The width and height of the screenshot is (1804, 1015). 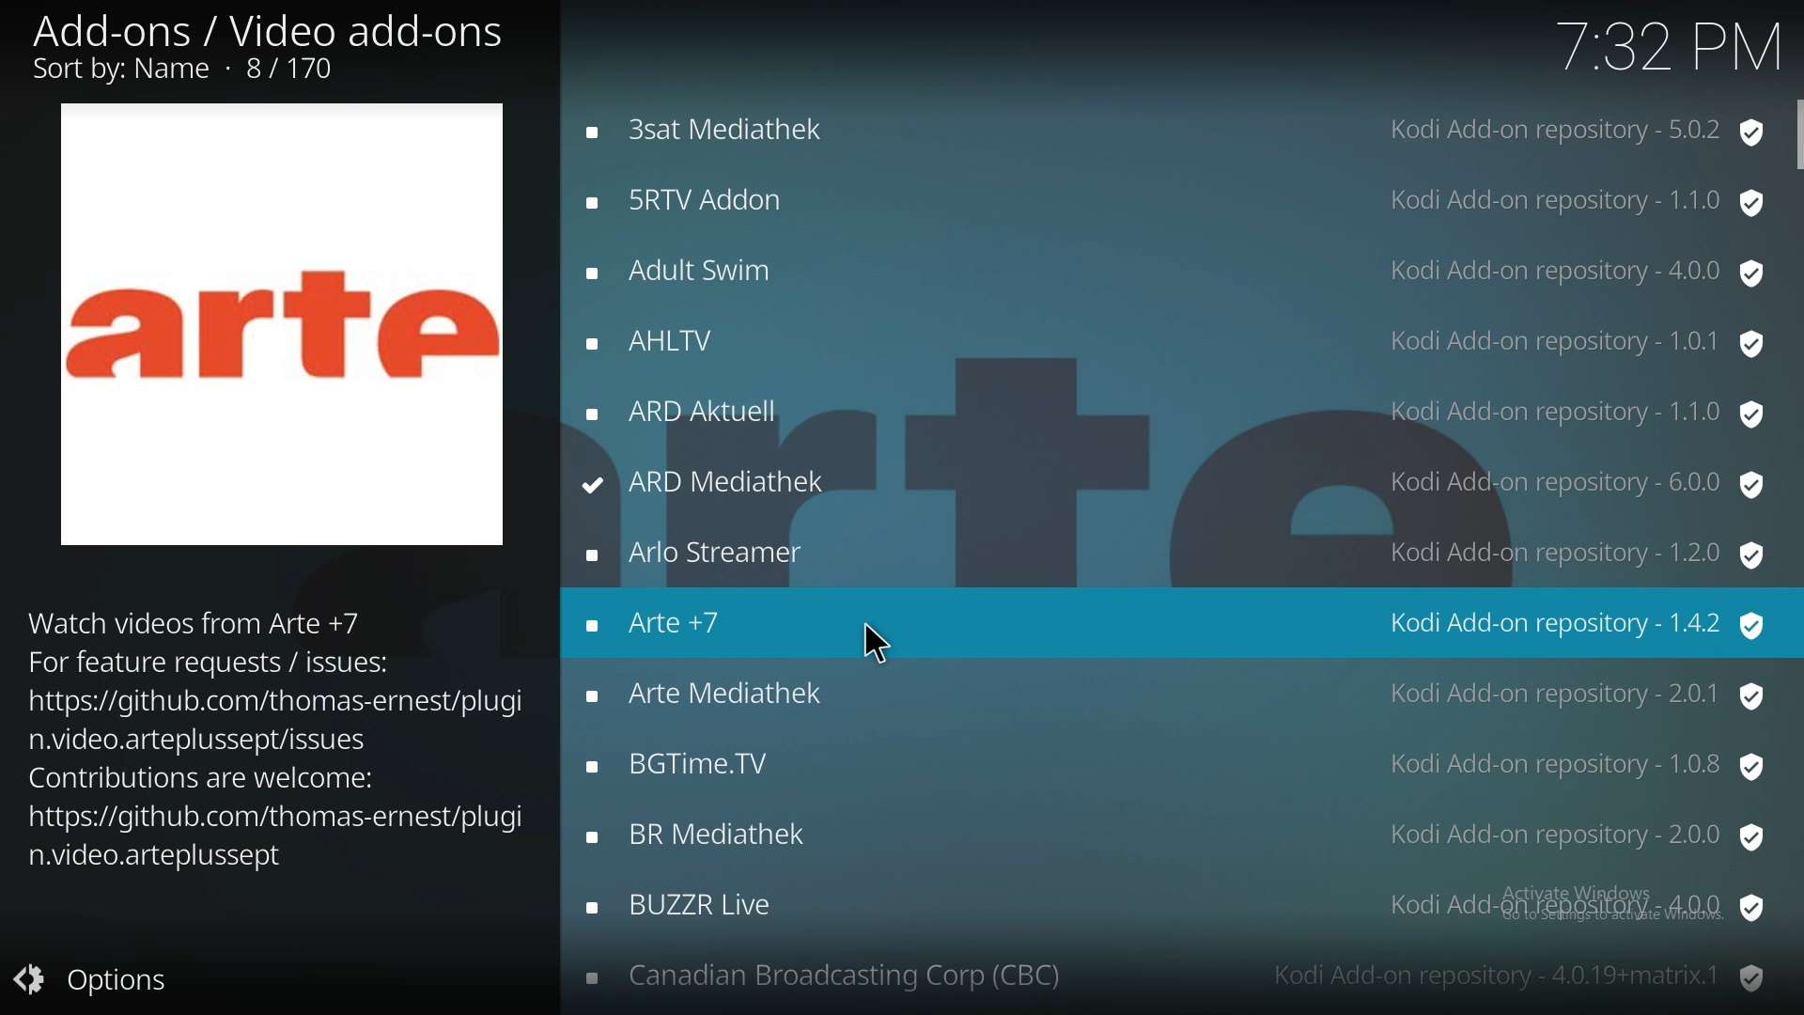 I want to click on photo, so click(x=284, y=321).